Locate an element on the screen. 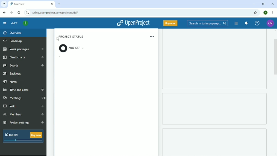 The width and height of the screenshot is (277, 156). Wiki is located at coordinates (23, 106).